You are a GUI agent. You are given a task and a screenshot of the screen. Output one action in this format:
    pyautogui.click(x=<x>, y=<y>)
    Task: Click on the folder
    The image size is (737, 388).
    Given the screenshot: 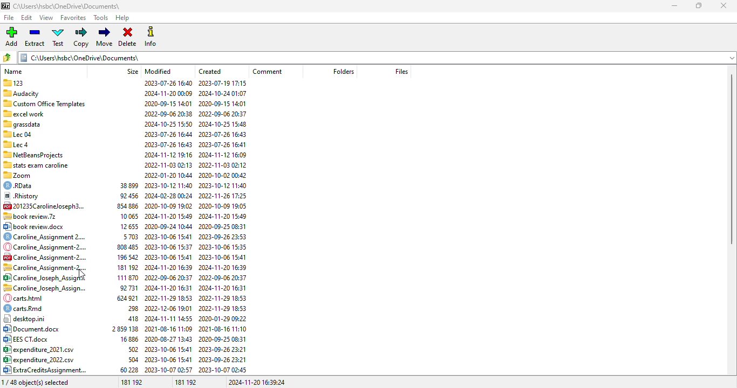 What is the action you would take?
    pyautogui.click(x=376, y=58)
    